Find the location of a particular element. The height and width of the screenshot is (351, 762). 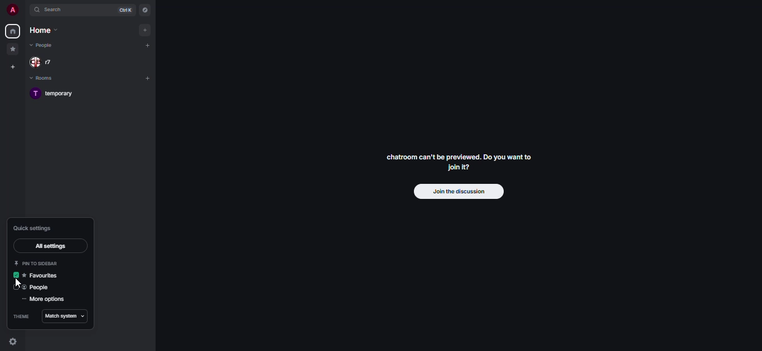

profile is located at coordinates (12, 9).